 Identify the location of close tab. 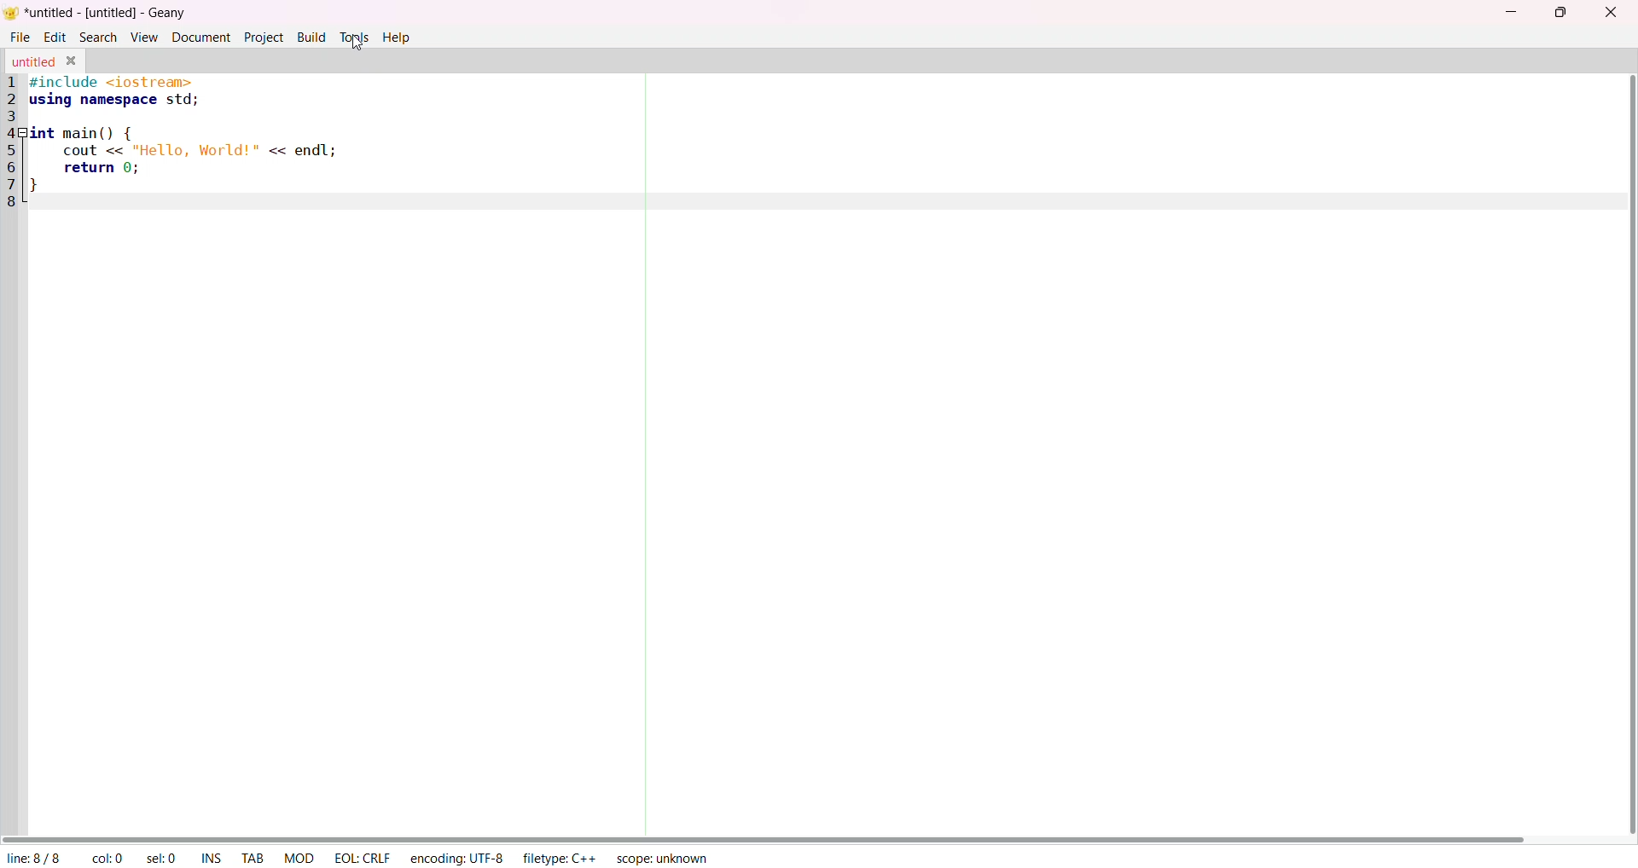
(73, 61).